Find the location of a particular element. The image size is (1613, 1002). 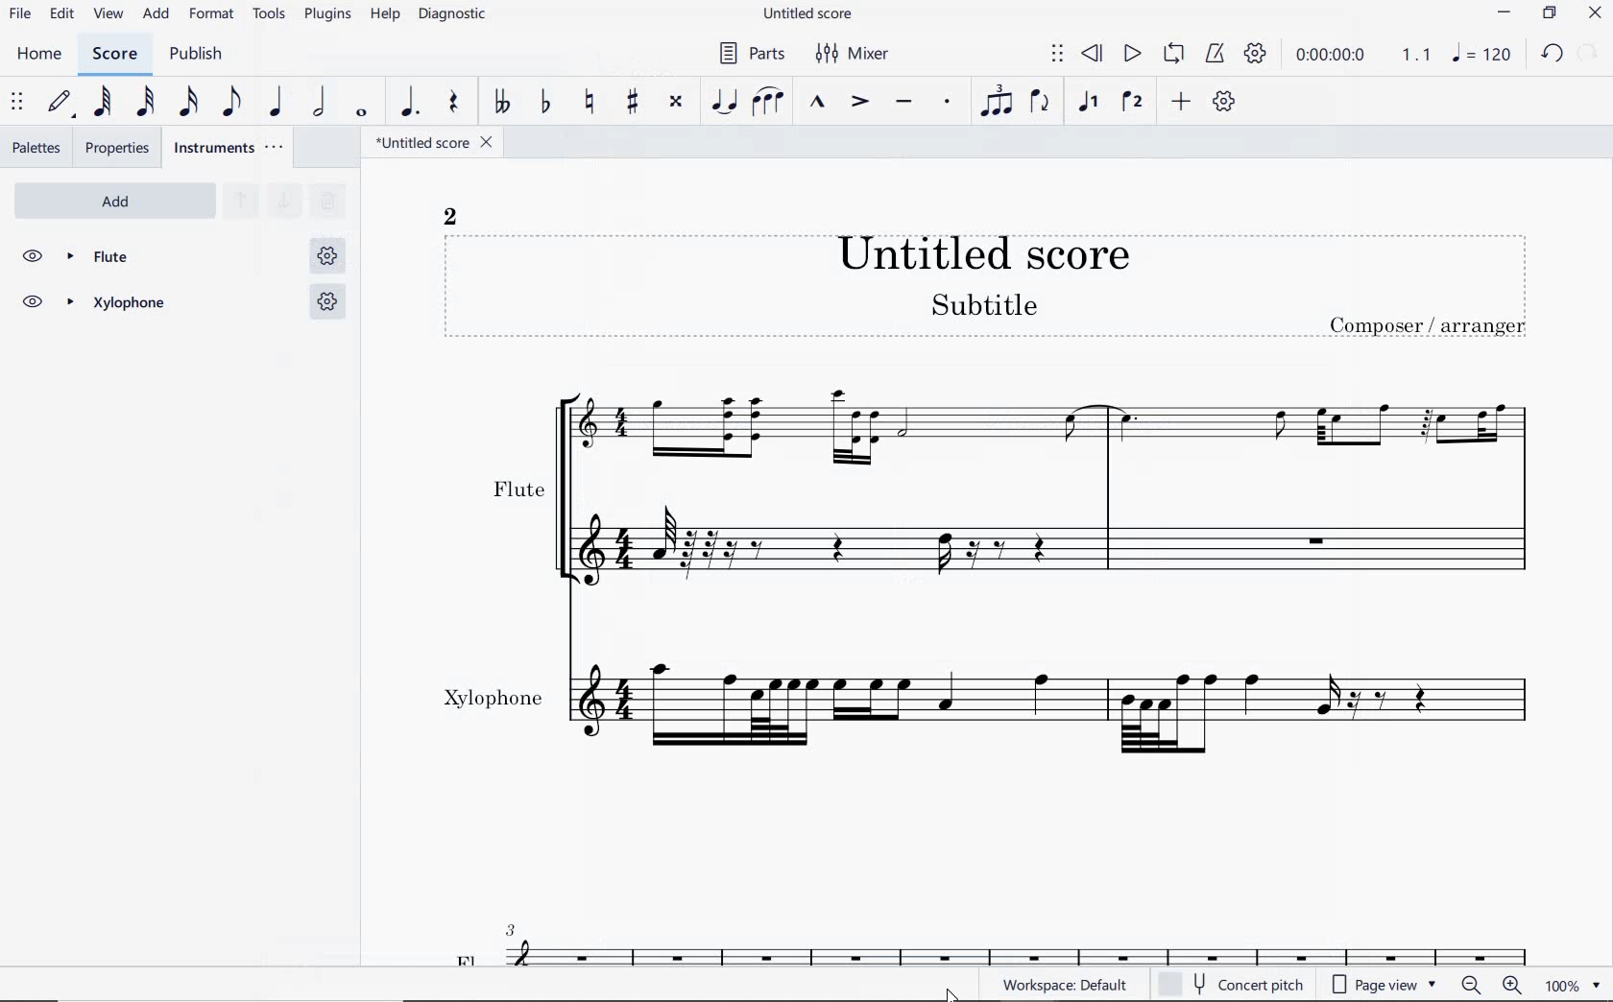

PLAYBACK SETTINGS is located at coordinates (1255, 55).